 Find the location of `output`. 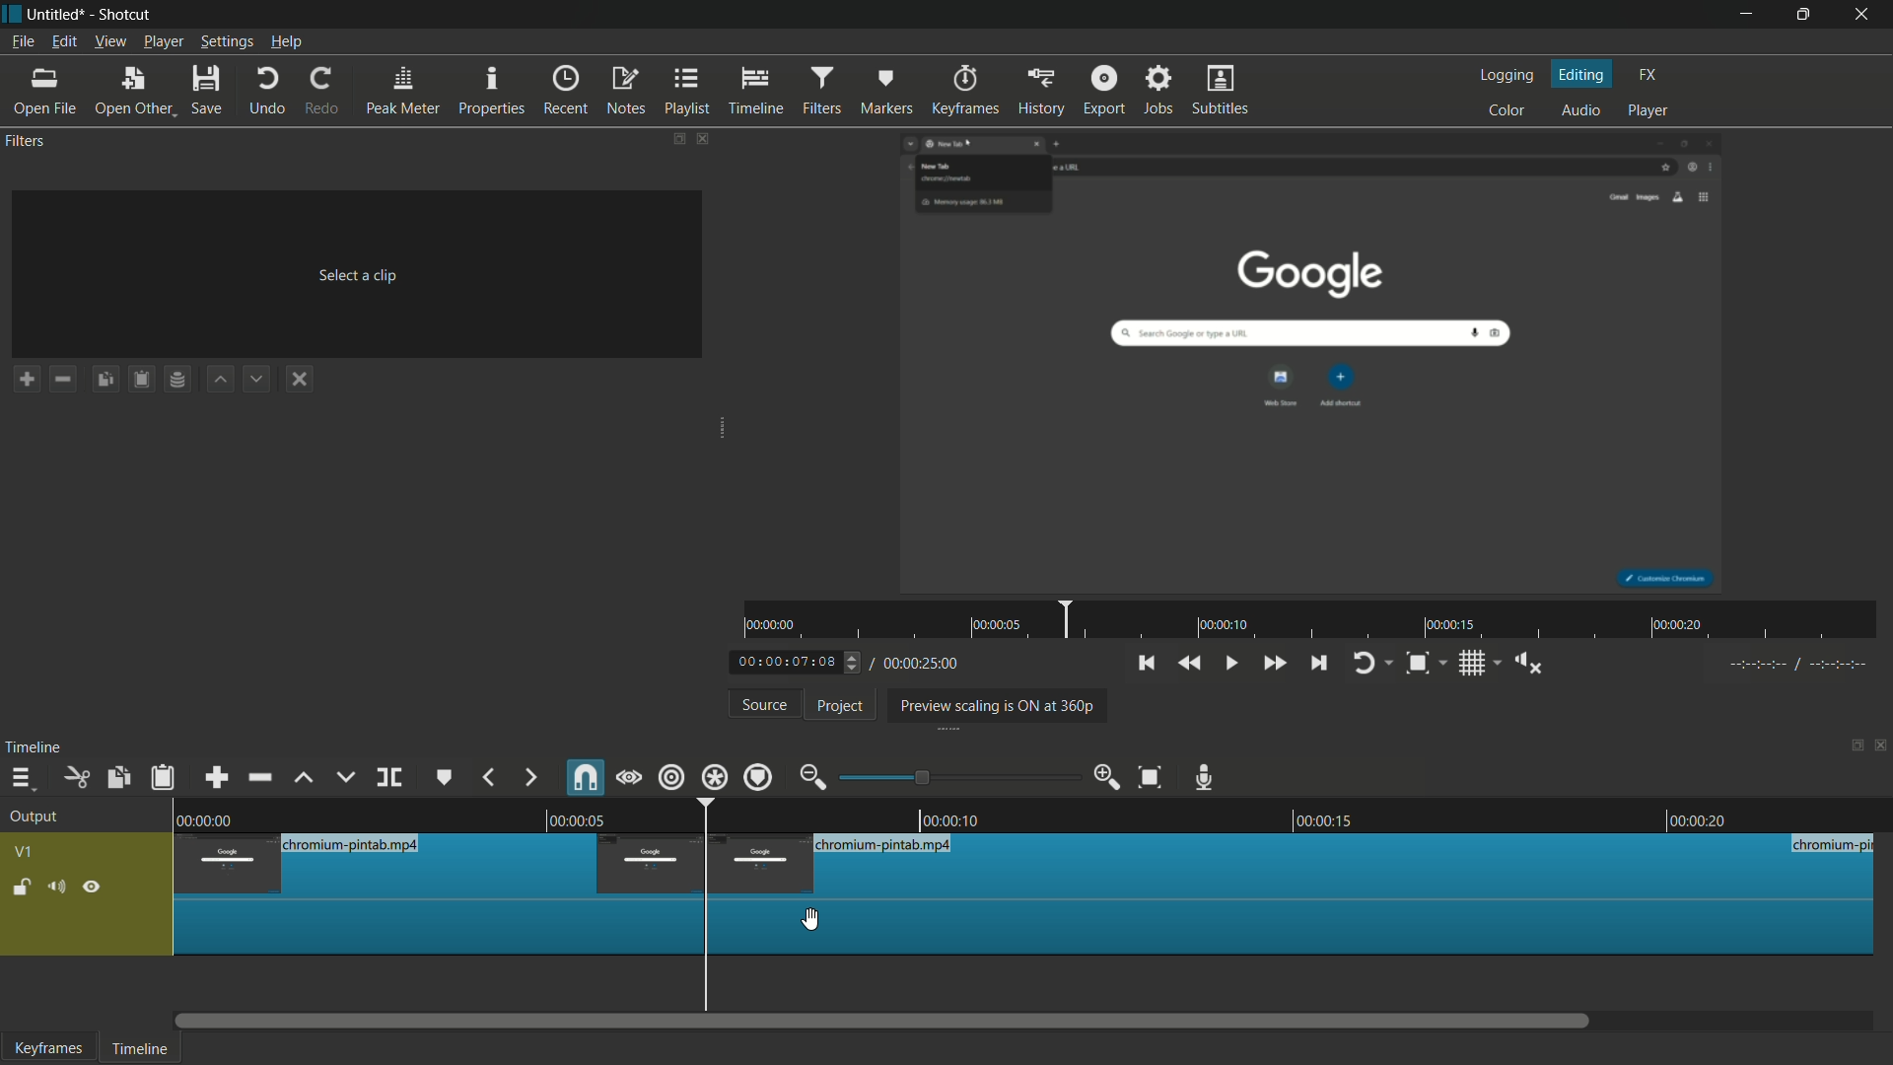

output is located at coordinates (39, 817).